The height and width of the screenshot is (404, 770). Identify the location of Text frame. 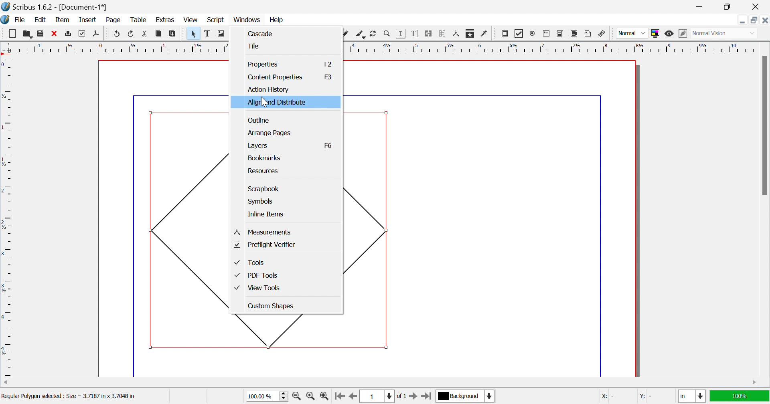
(209, 33).